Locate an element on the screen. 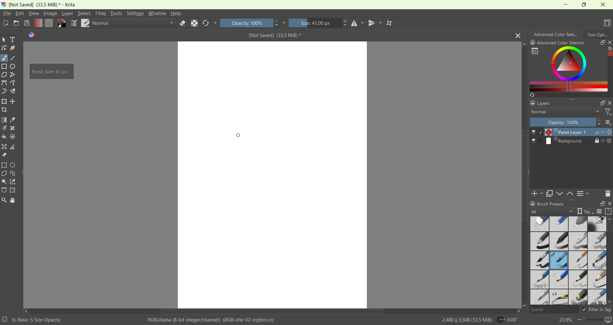 This screenshot has width=613, height=325. 0.00" is located at coordinates (509, 320).